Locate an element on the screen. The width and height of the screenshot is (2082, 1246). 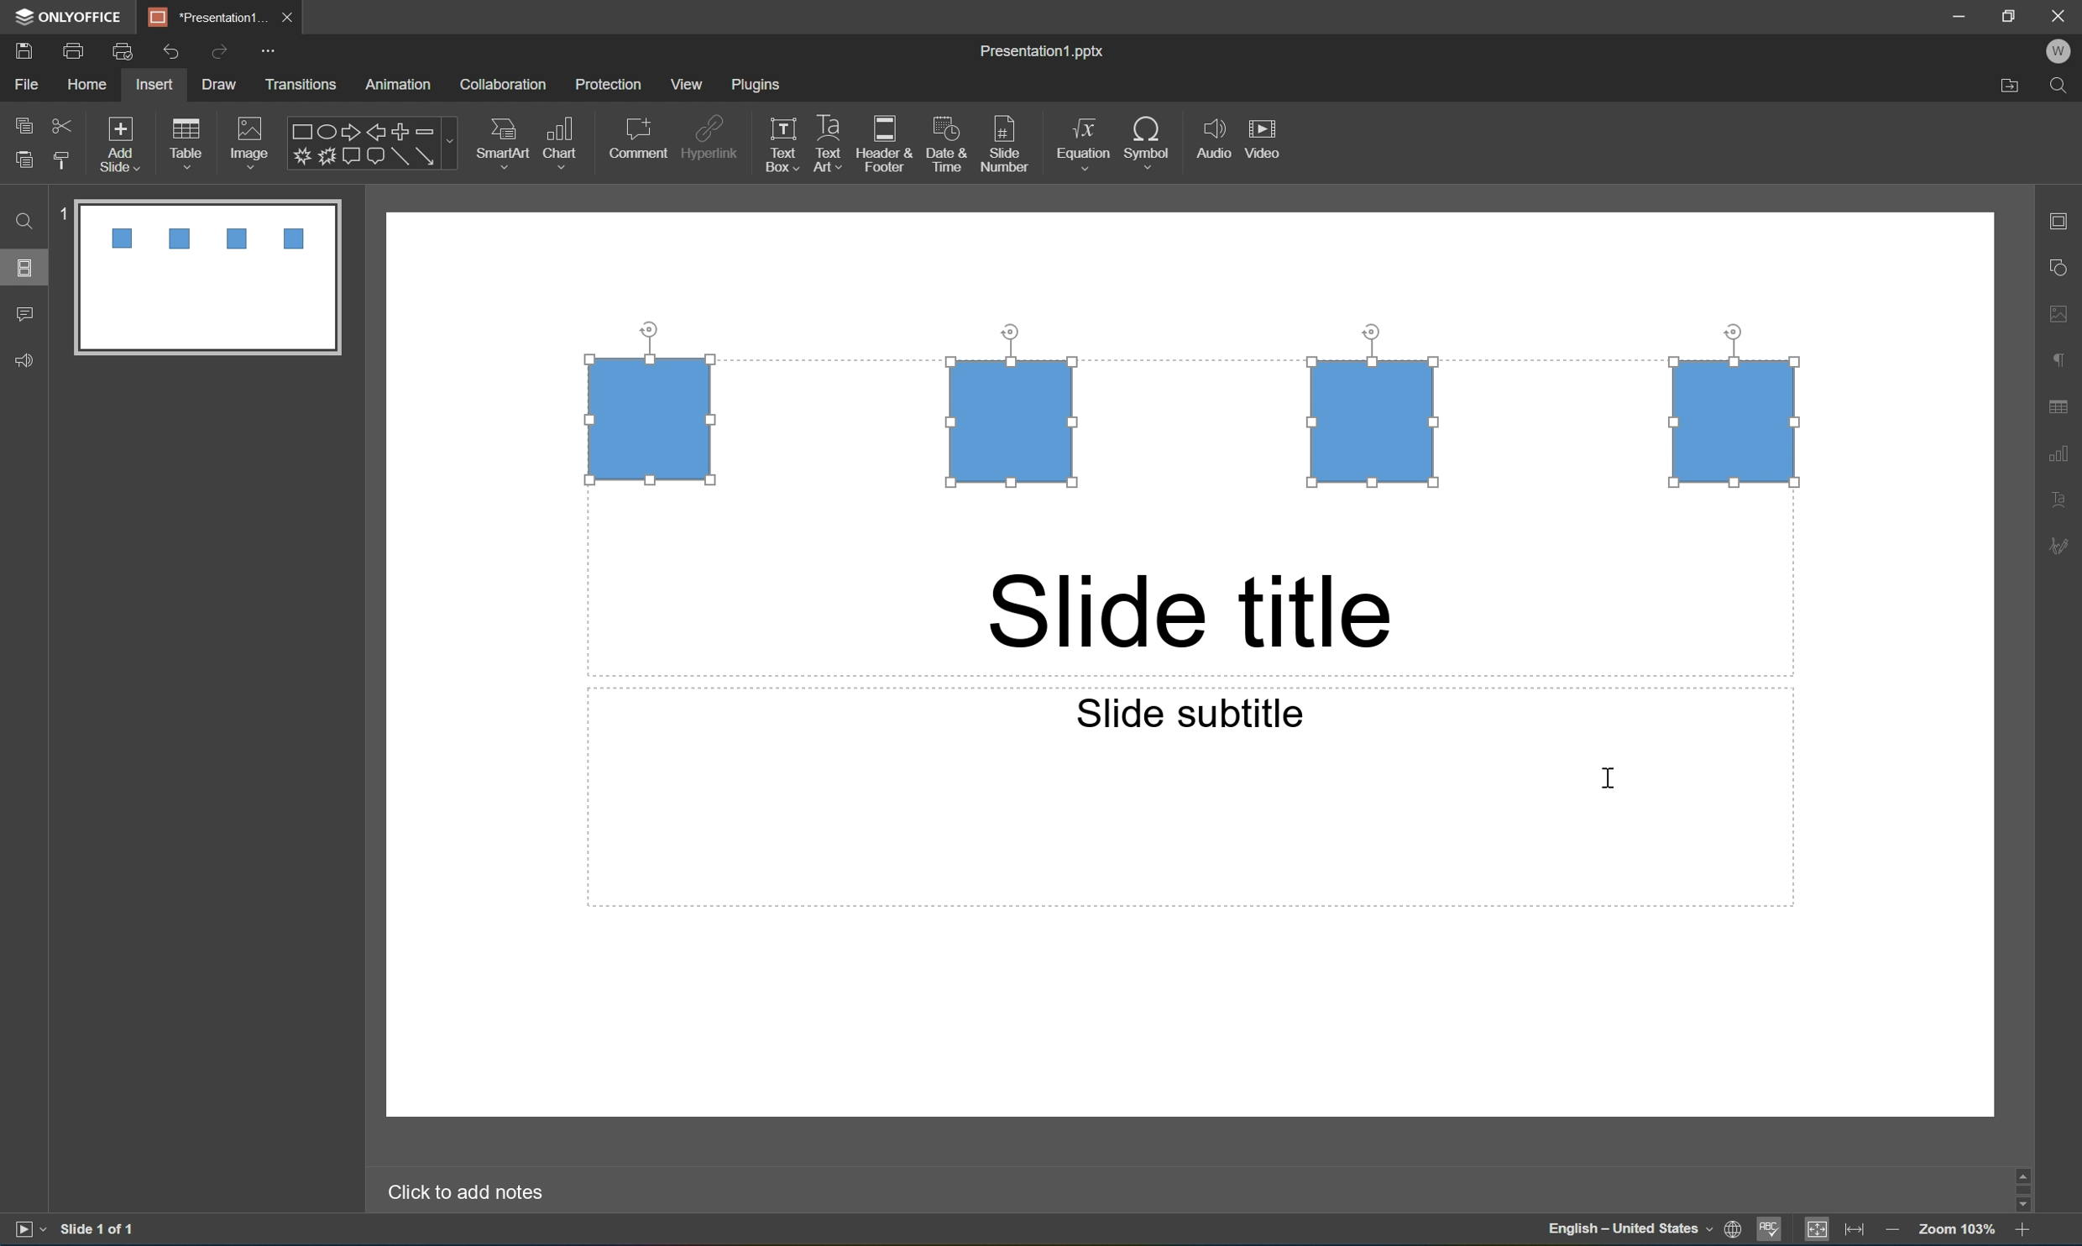
paste is located at coordinates (26, 161).